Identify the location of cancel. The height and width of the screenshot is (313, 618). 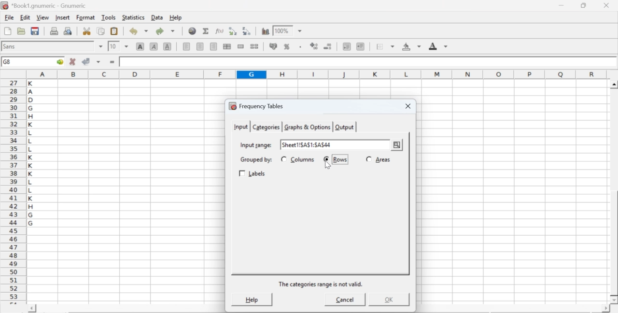
(345, 301).